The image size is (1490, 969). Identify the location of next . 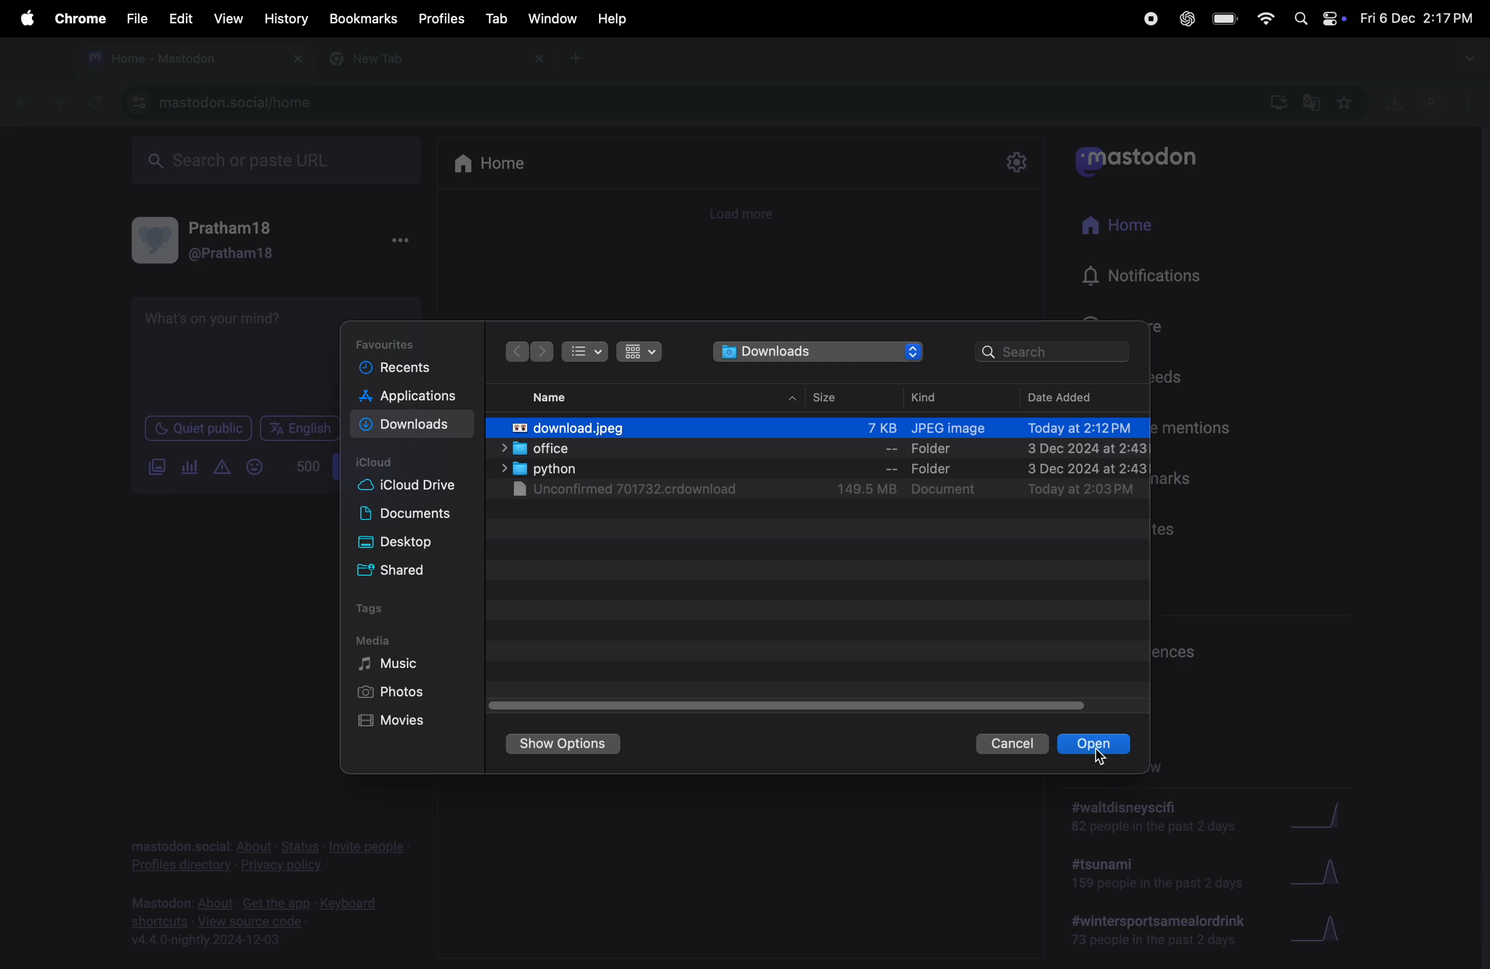
(517, 350).